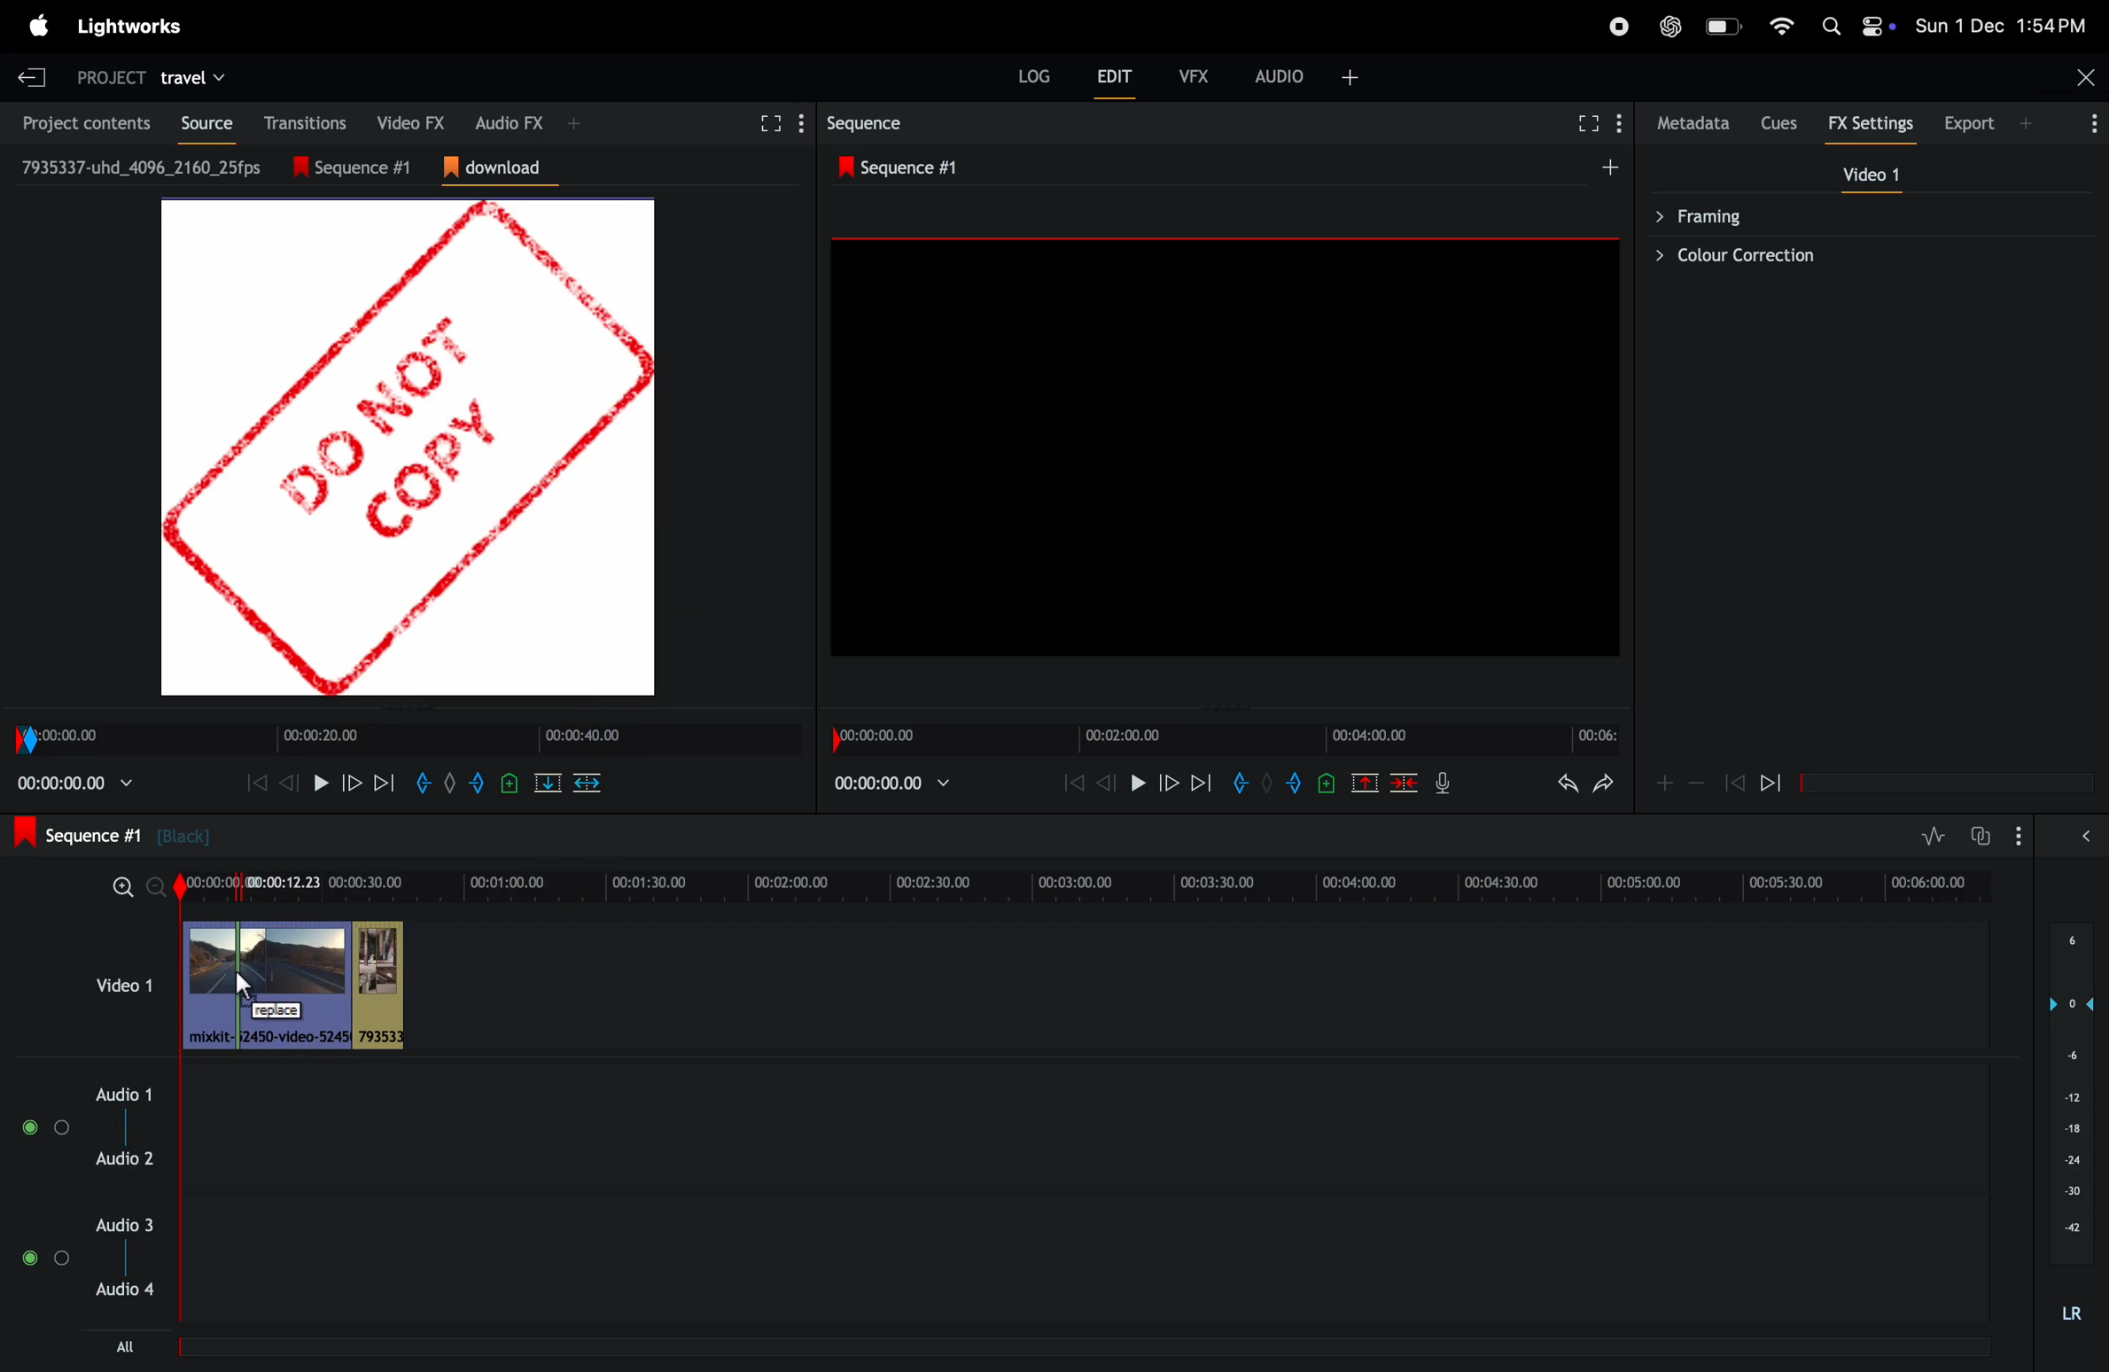  I want to click on framing, so click(1859, 214).